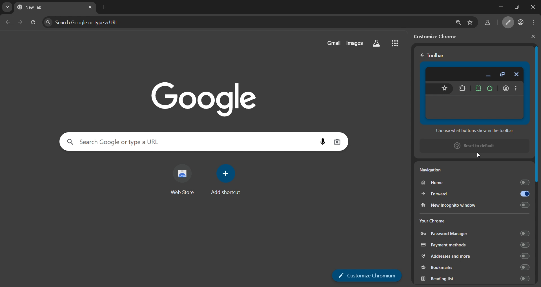  Describe the element at coordinates (103, 7) in the screenshot. I see `new tab` at that location.